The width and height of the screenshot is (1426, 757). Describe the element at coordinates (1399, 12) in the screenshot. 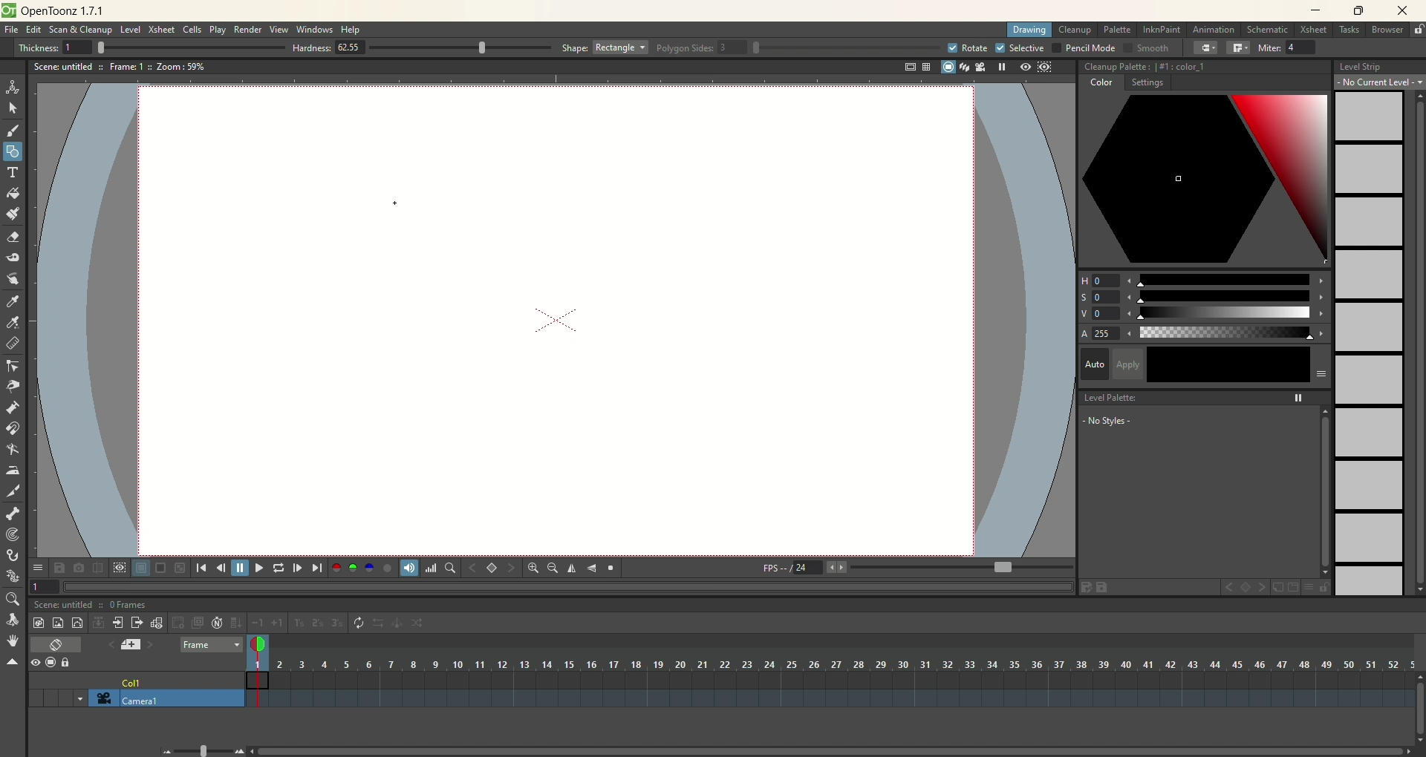

I see `close` at that location.